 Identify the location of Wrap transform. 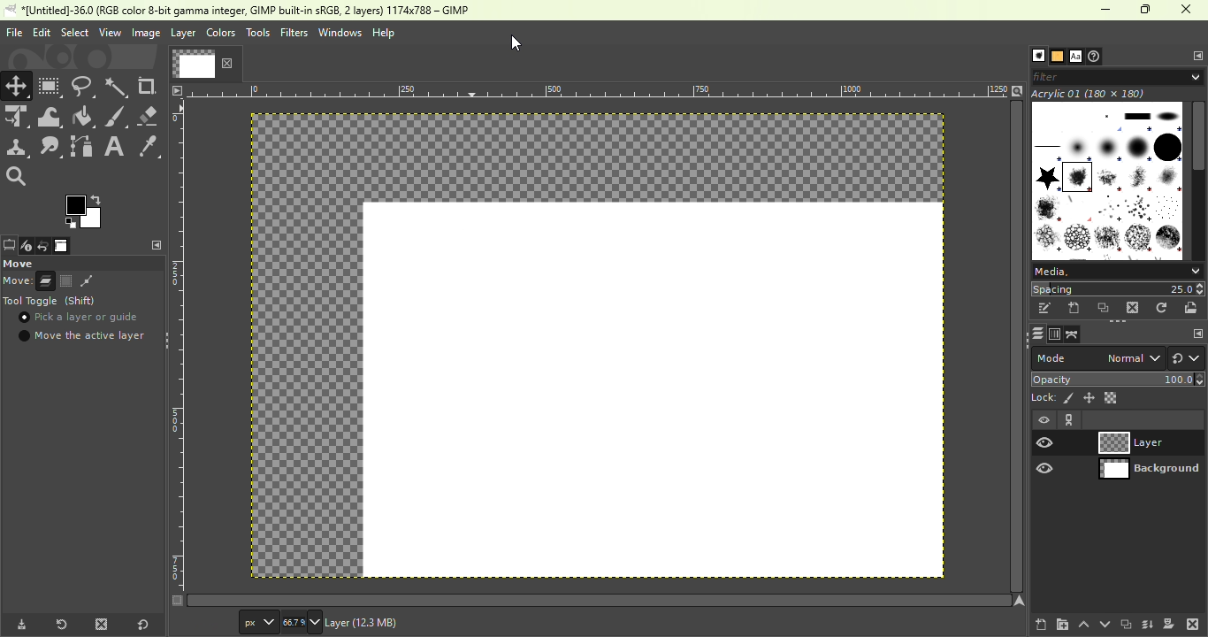
(50, 117).